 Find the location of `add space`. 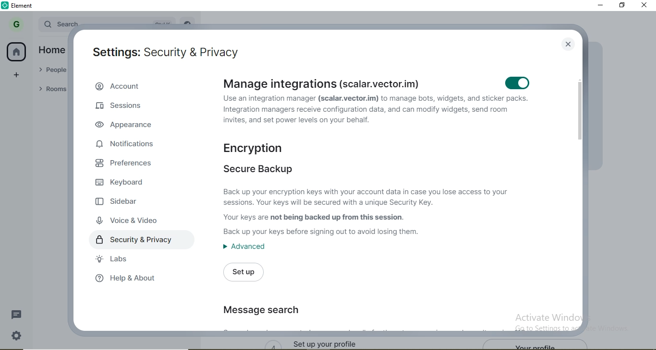

add space is located at coordinates (17, 77).